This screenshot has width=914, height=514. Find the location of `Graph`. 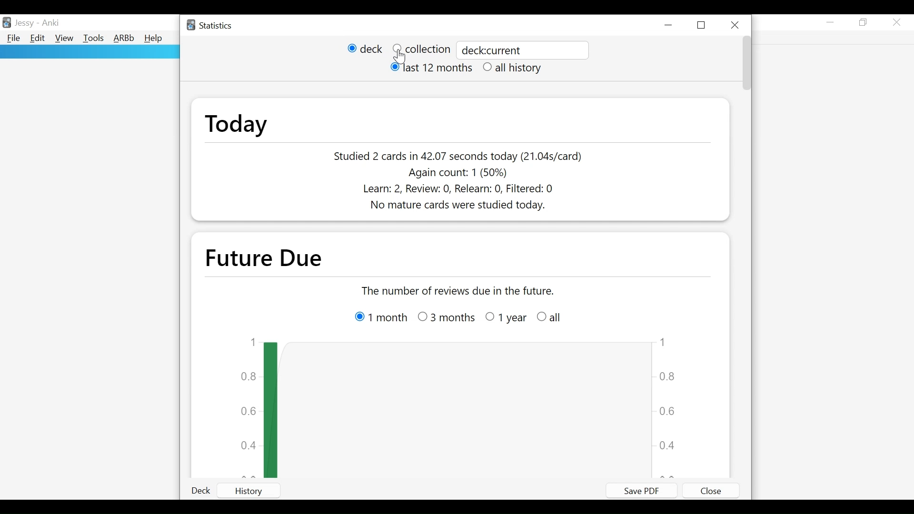

Graph is located at coordinates (470, 407).